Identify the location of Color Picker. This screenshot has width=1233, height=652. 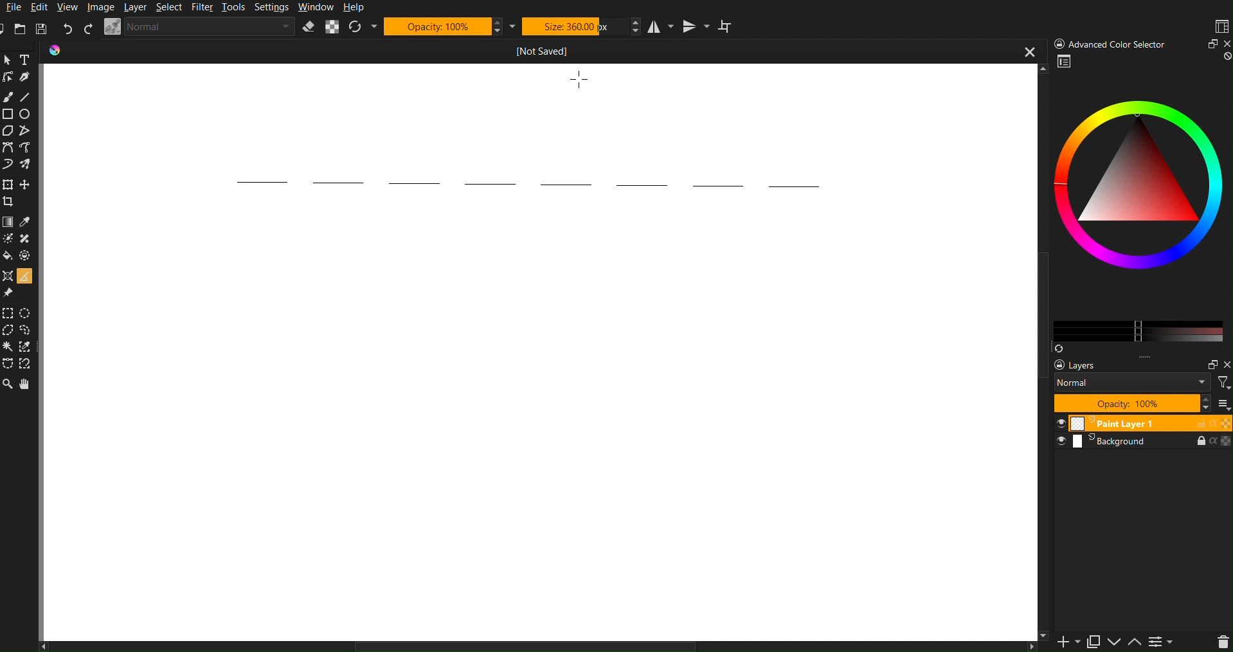
(27, 222).